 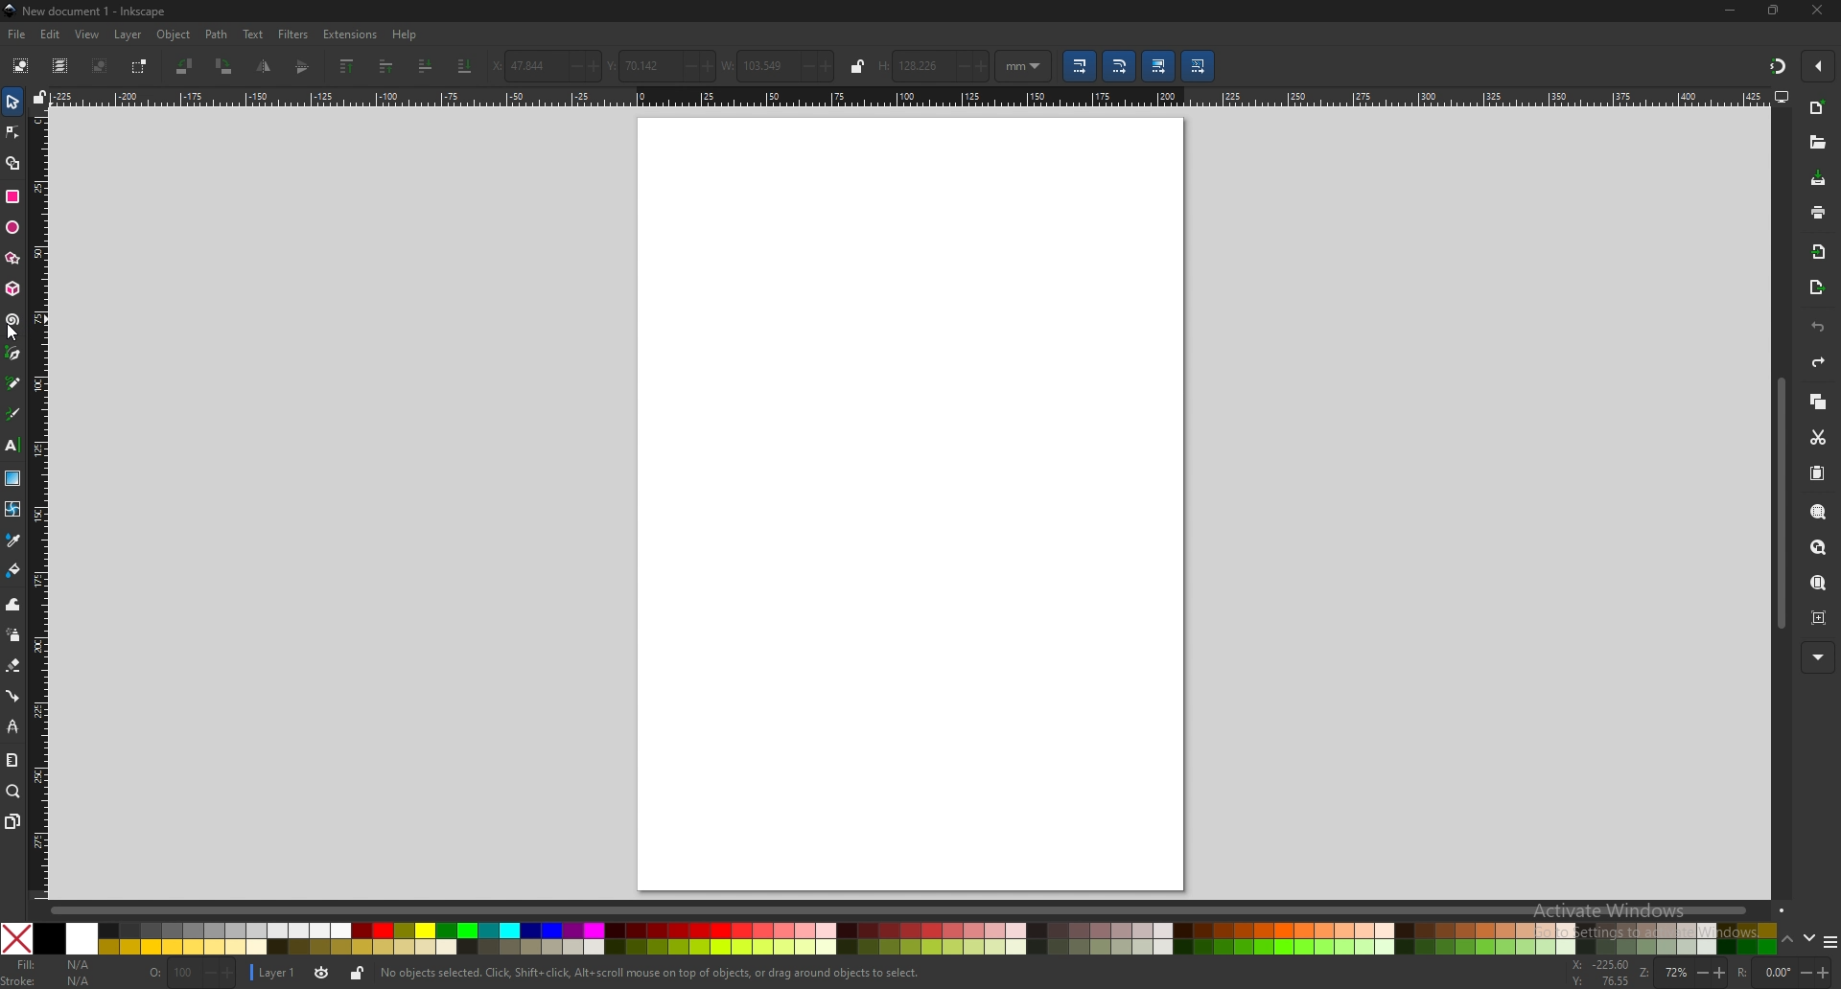 What do you see at coordinates (303, 69) in the screenshot?
I see `flip vertical` at bounding box center [303, 69].